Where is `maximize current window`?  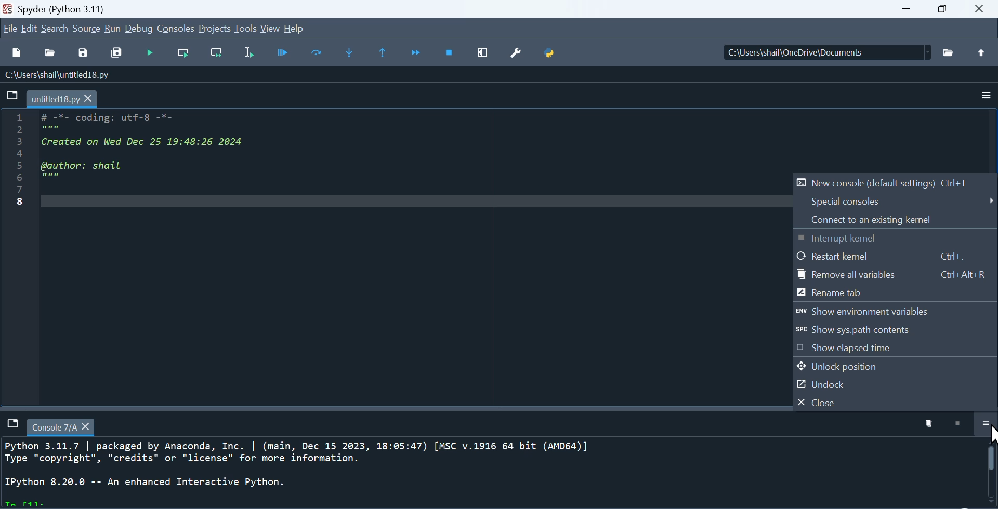
maximize current window is located at coordinates (484, 54).